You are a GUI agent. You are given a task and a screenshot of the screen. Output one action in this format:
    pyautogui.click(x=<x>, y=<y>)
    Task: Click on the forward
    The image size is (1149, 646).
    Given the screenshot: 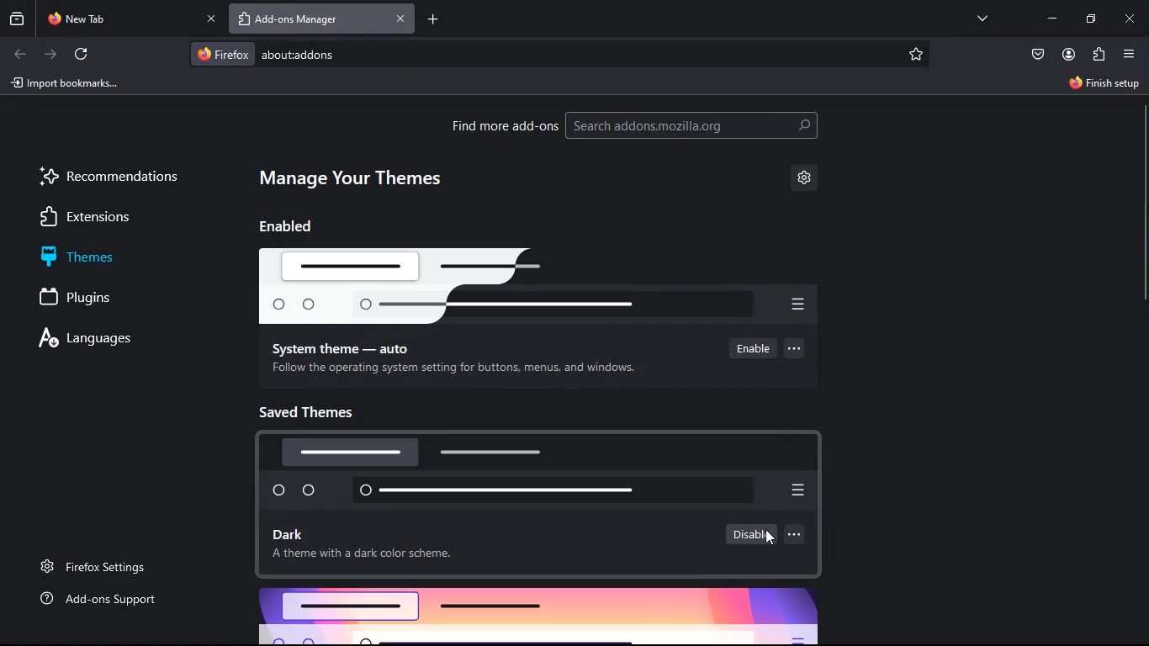 What is the action you would take?
    pyautogui.click(x=50, y=53)
    